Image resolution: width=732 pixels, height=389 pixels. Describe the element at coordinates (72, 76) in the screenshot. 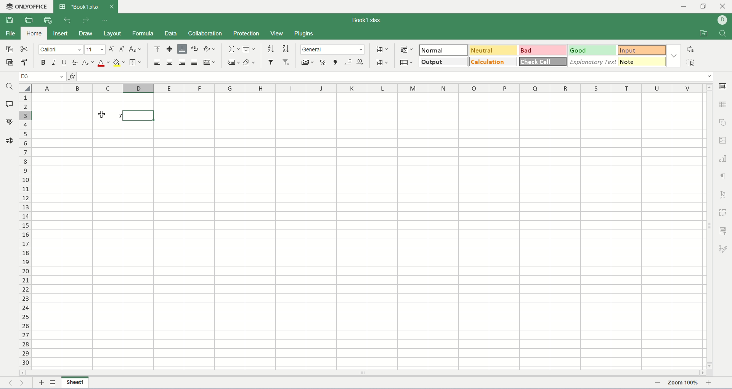

I see `insert function` at that location.